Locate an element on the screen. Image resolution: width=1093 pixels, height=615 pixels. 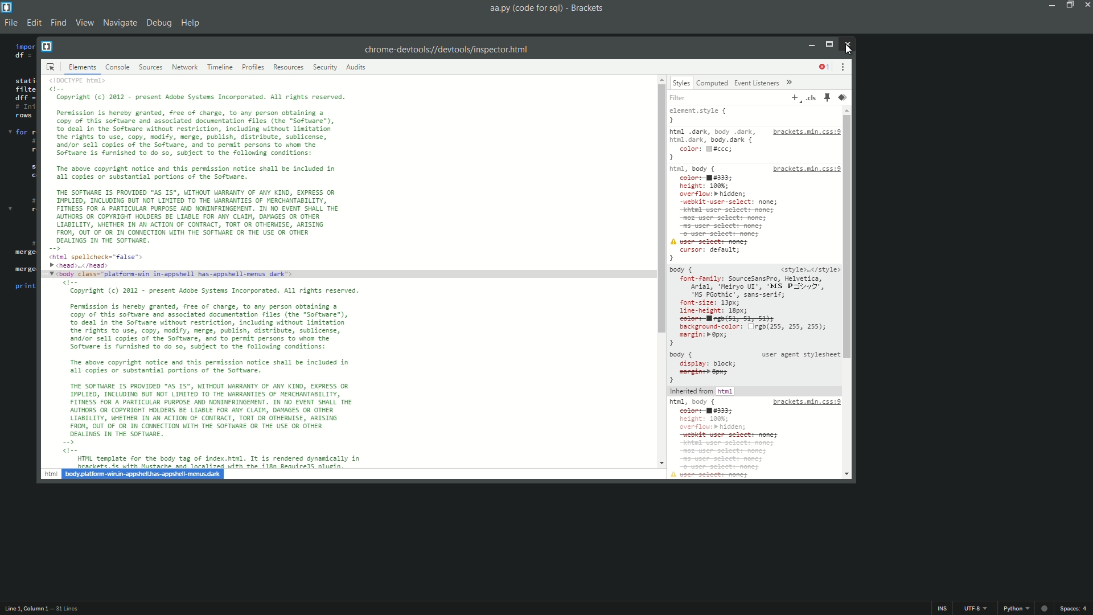
event listners is located at coordinates (757, 83).